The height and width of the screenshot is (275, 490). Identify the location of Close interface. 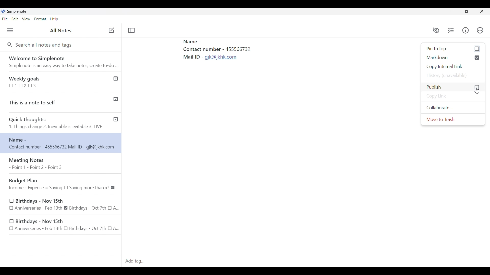
(482, 11).